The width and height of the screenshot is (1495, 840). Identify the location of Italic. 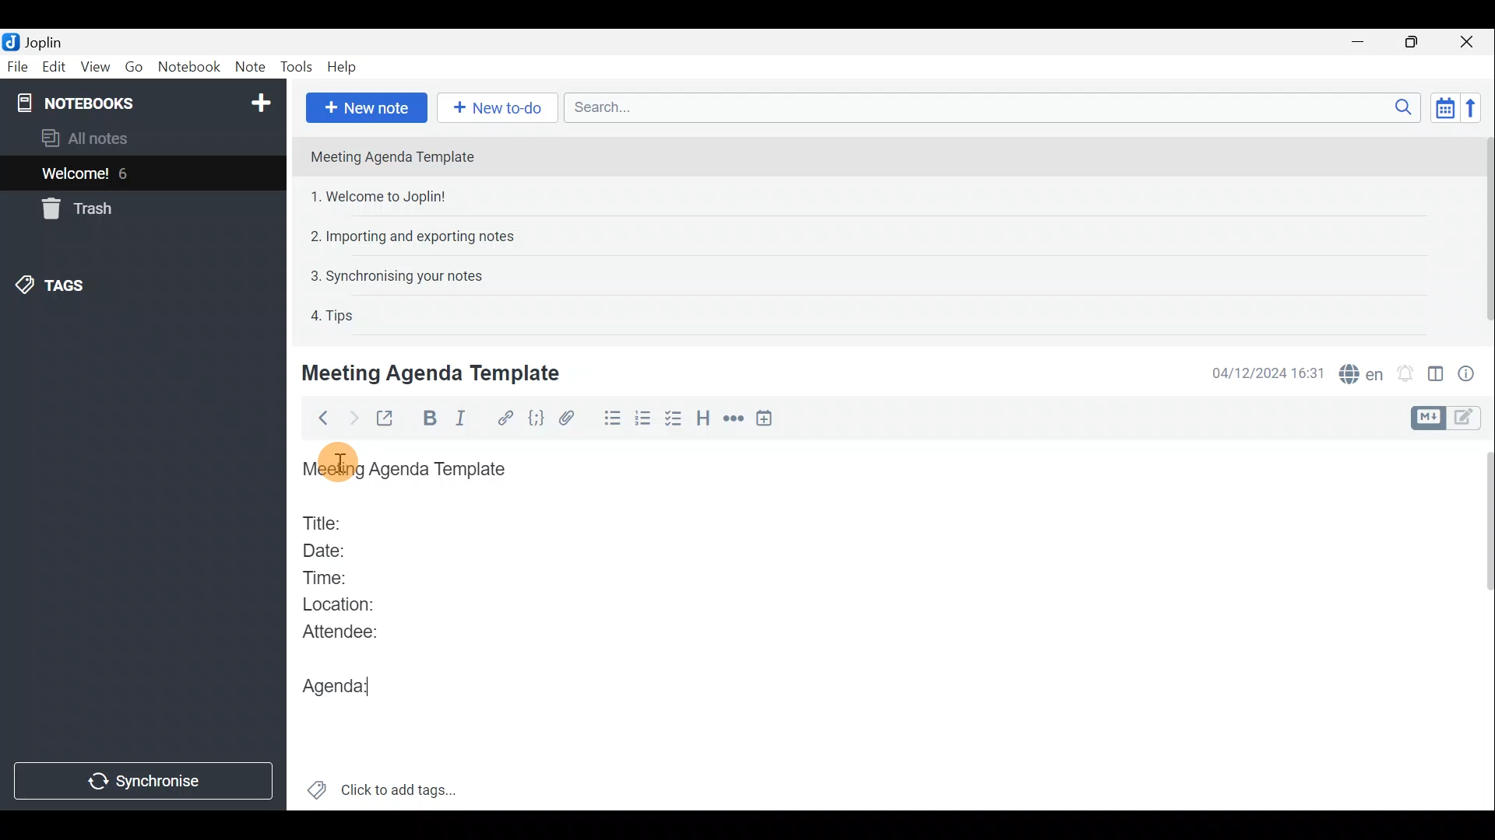
(470, 419).